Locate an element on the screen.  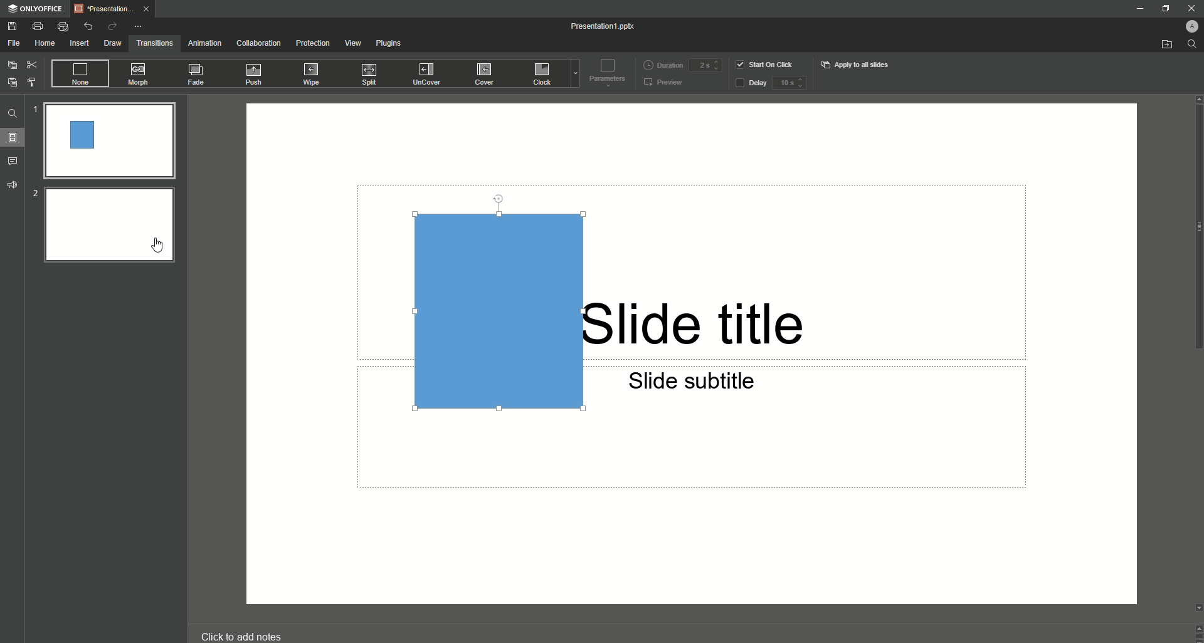
Undo is located at coordinates (88, 26).